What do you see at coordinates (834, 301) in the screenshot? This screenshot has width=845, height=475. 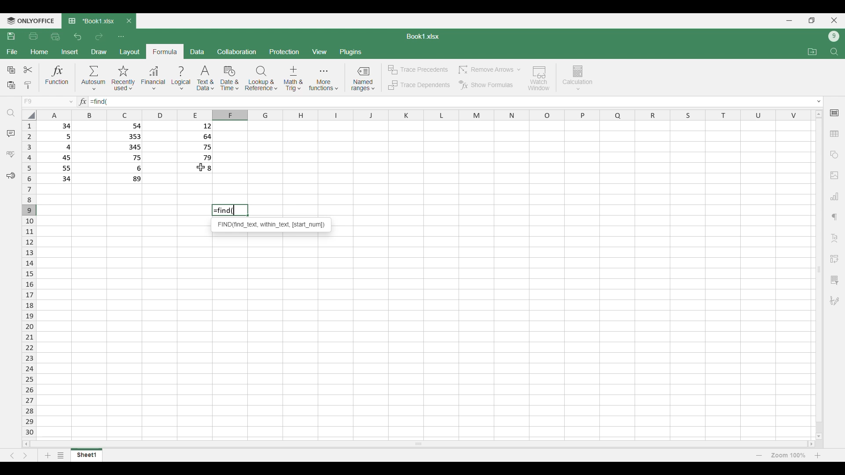 I see `Add digital signature or signature line` at bounding box center [834, 301].